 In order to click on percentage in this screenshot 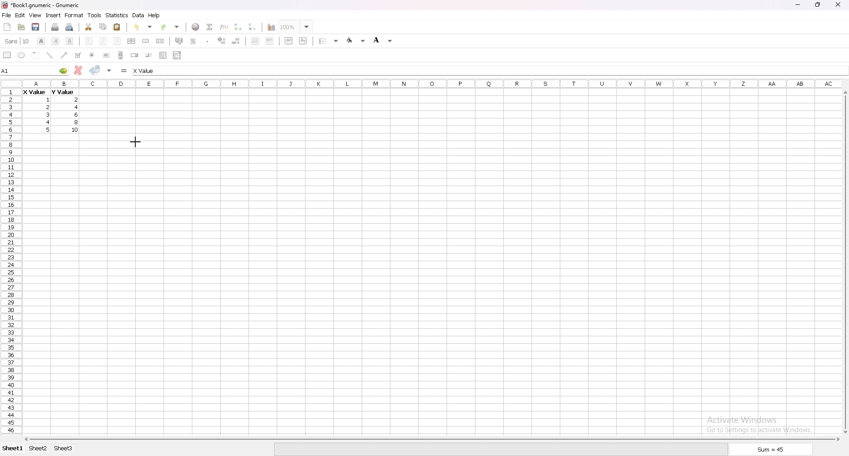, I will do `click(193, 41)`.